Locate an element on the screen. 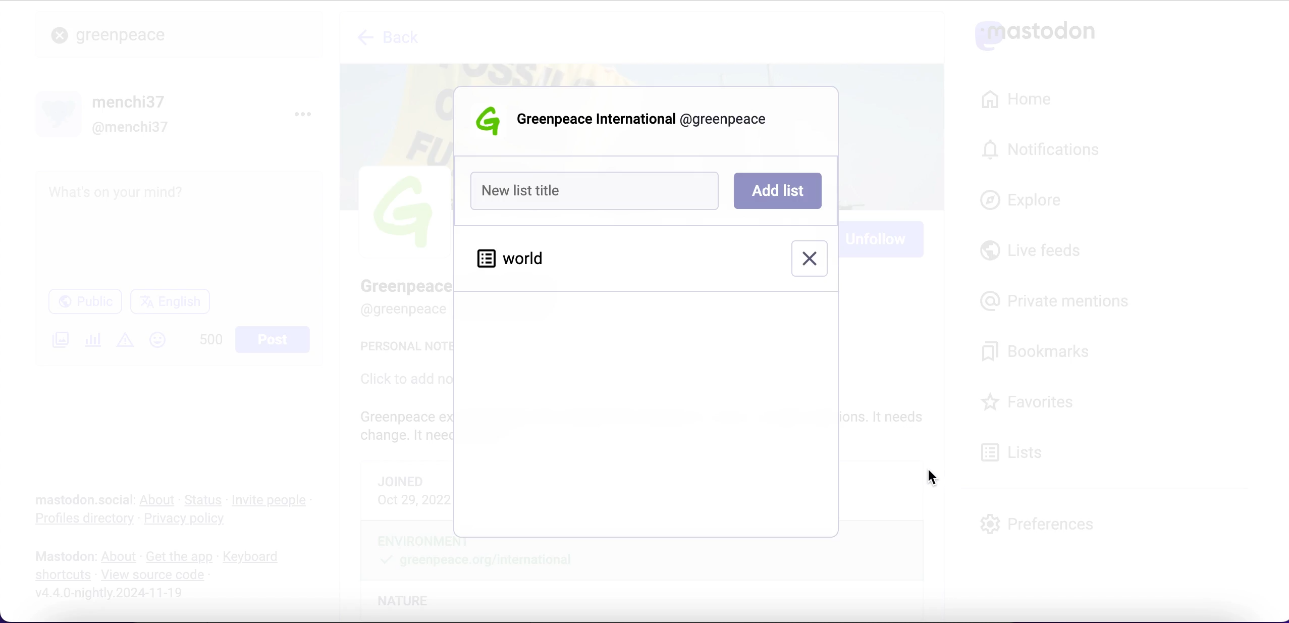 This screenshot has width=1289, height=623. keyboard is located at coordinates (254, 558).